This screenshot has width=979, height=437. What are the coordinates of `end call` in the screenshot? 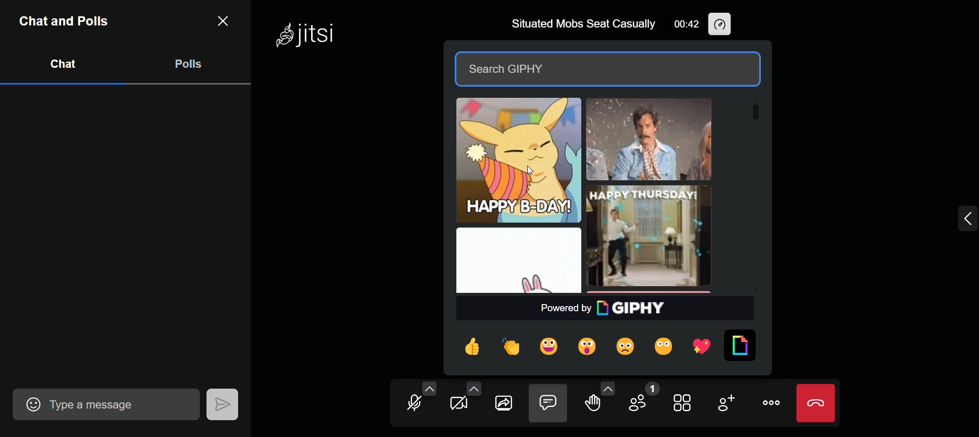 It's located at (817, 403).